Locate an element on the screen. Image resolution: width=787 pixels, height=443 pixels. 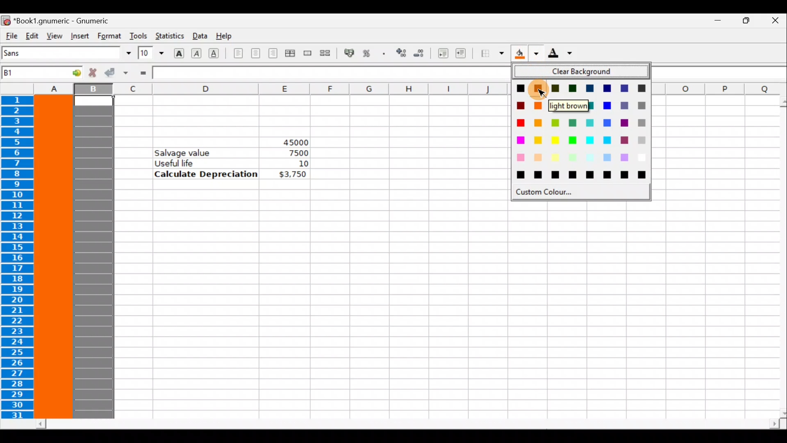
Gnumeric logo is located at coordinates (6, 20).